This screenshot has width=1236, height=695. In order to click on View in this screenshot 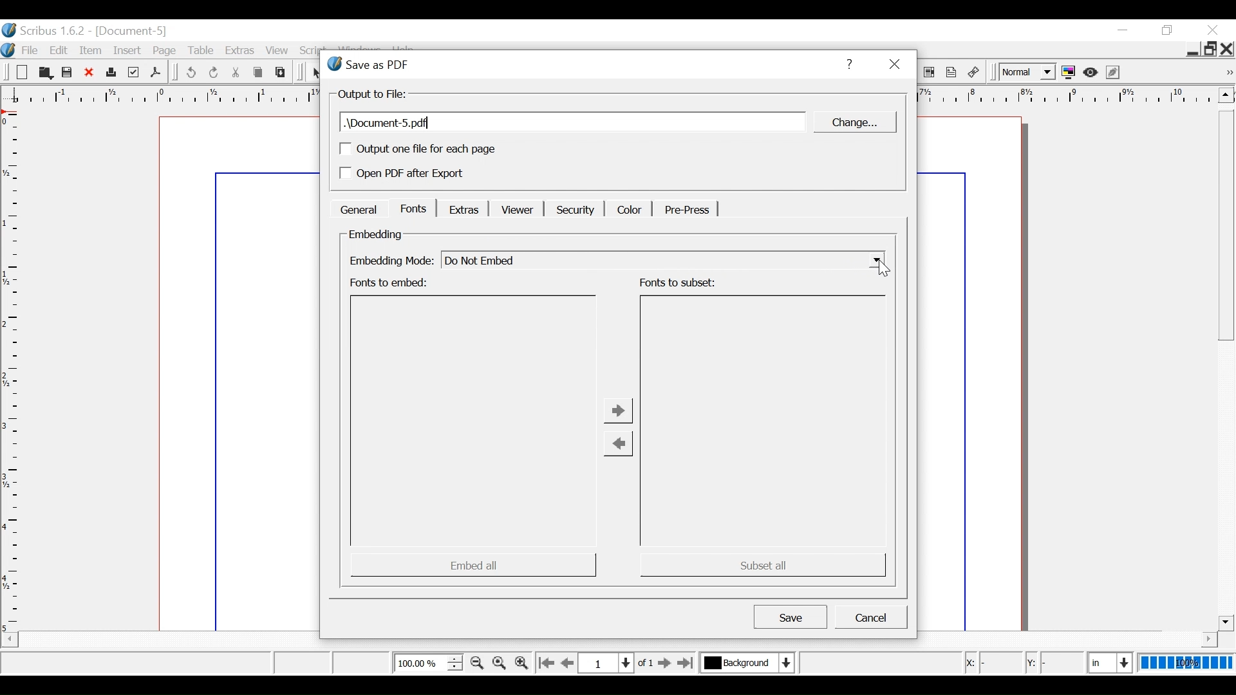, I will do `click(277, 51)`.